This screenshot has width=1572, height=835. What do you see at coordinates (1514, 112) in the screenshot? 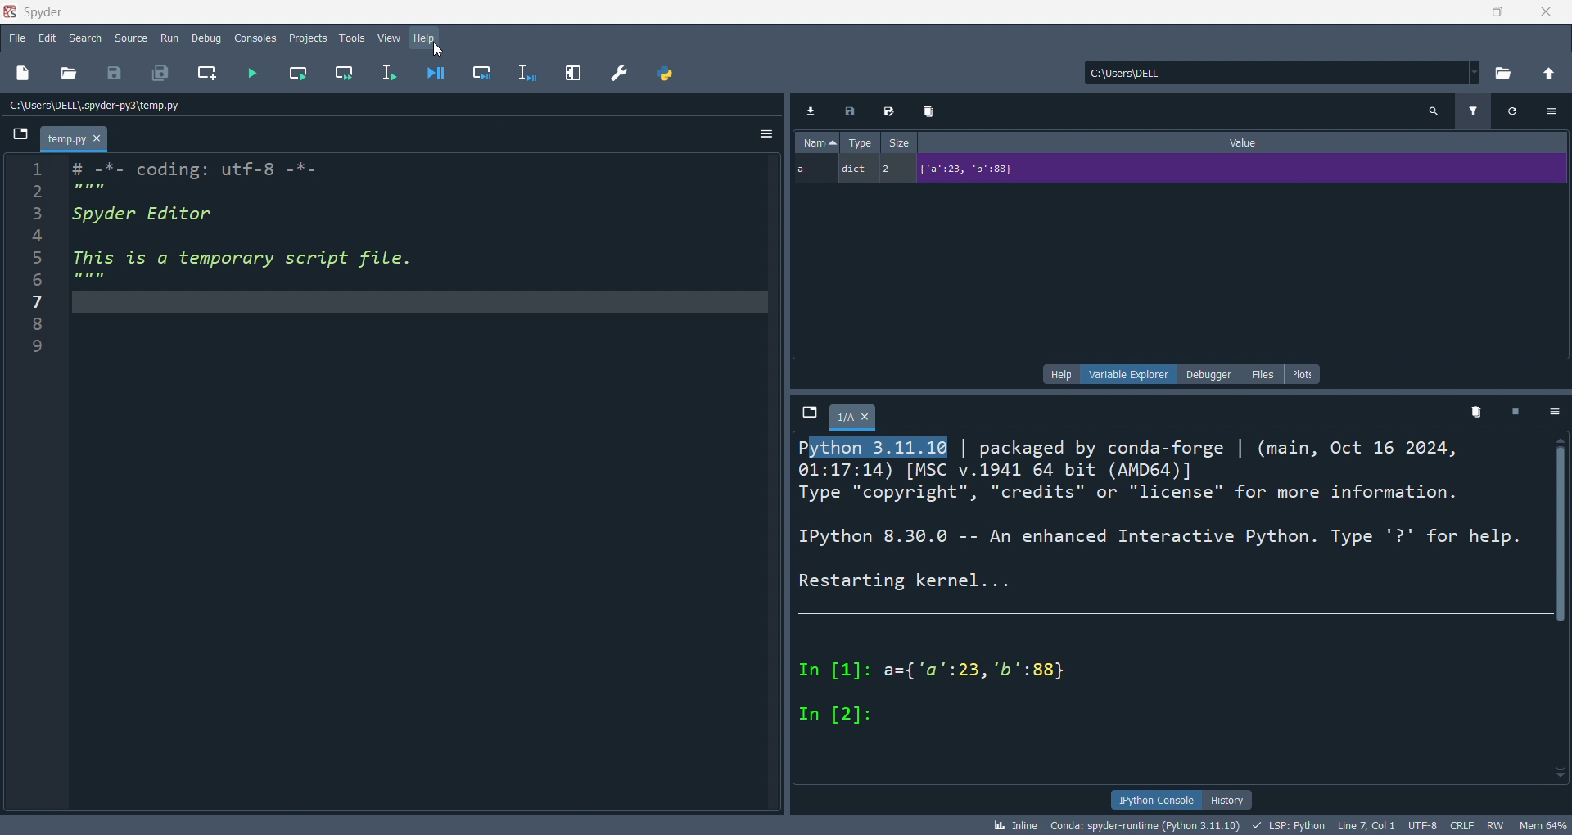
I see `Refersh` at bounding box center [1514, 112].